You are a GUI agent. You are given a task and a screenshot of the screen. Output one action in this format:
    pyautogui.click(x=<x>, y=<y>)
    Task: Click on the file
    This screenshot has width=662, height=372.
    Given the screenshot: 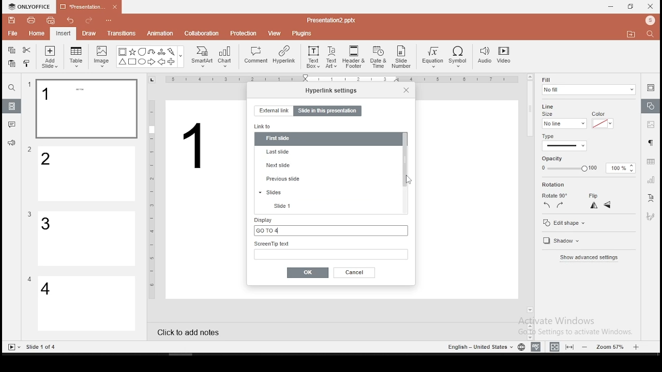 What is the action you would take?
    pyautogui.click(x=12, y=34)
    